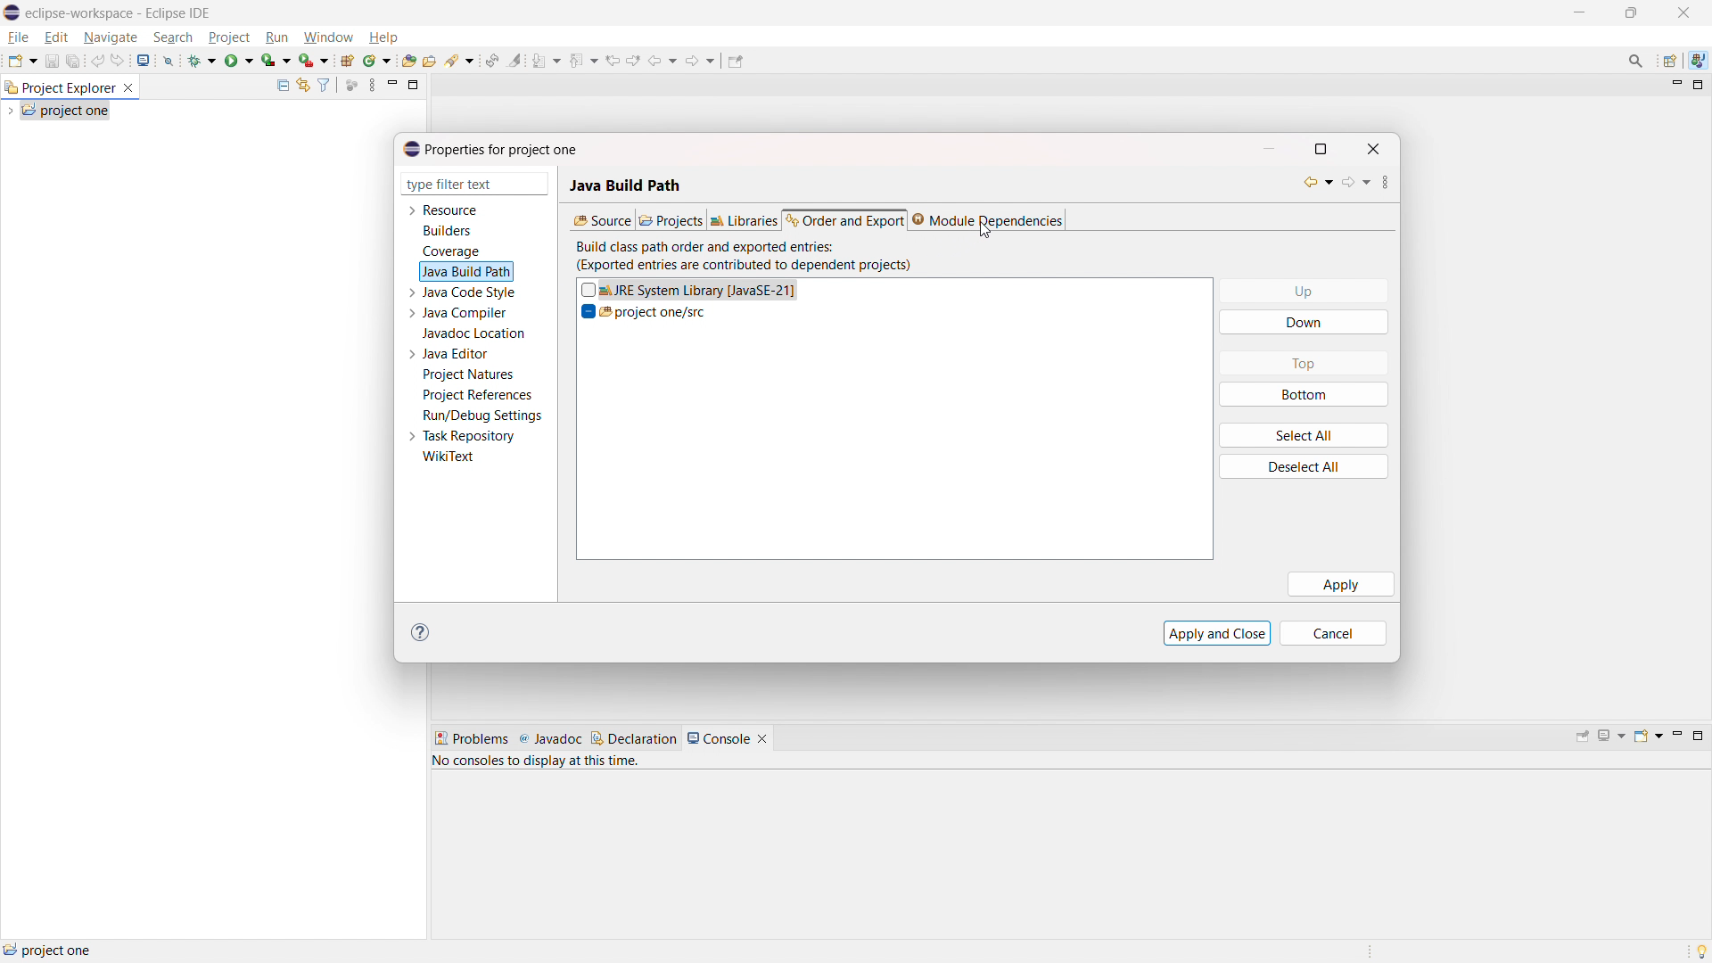  What do you see at coordinates (460, 61) in the screenshot?
I see `search` at bounding box center [460, 61].